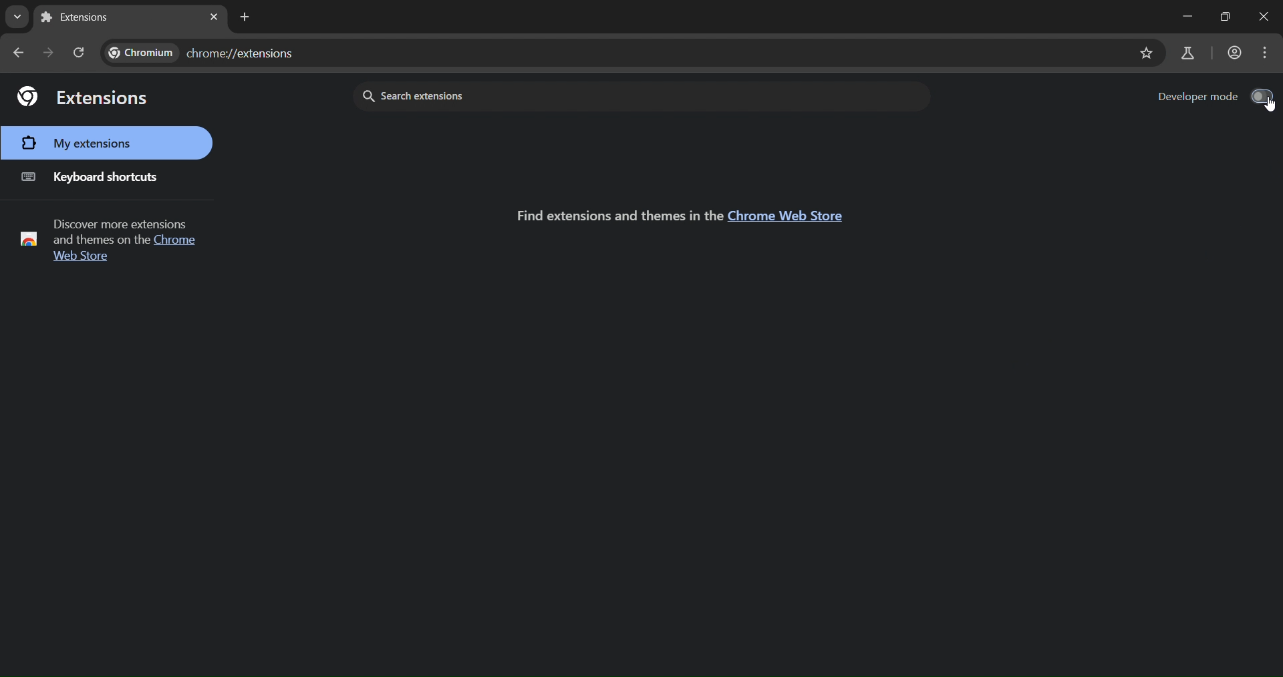 The height and width of the screenshot is (677, 1283). What do you see at coordinates (1259, 17) in the screenshot?
I see `close` at bounding box center [1259, 17].